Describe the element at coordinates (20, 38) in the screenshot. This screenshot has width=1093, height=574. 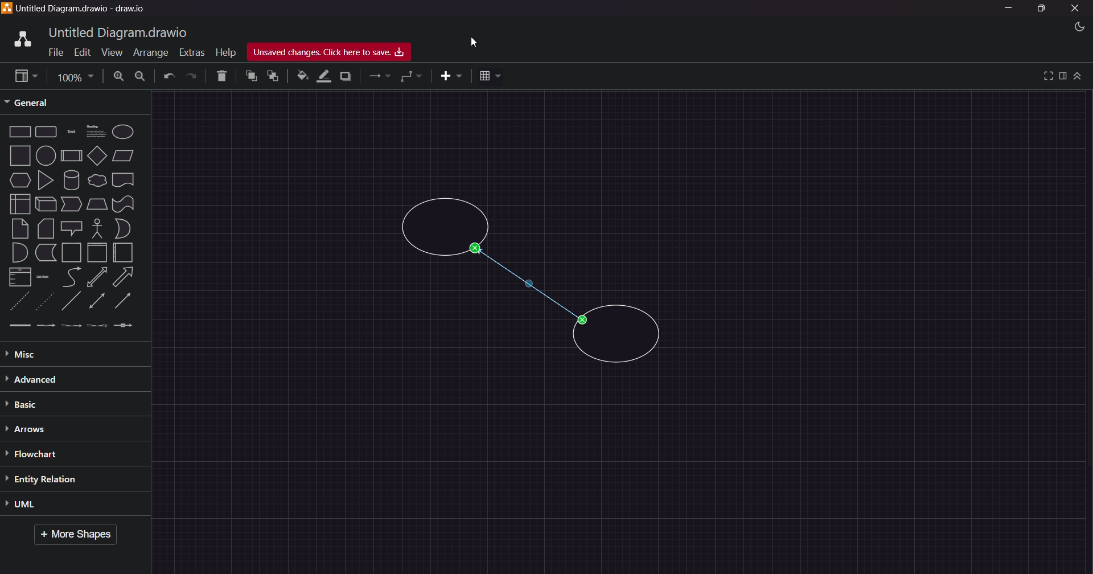
I see `logo` at that location.